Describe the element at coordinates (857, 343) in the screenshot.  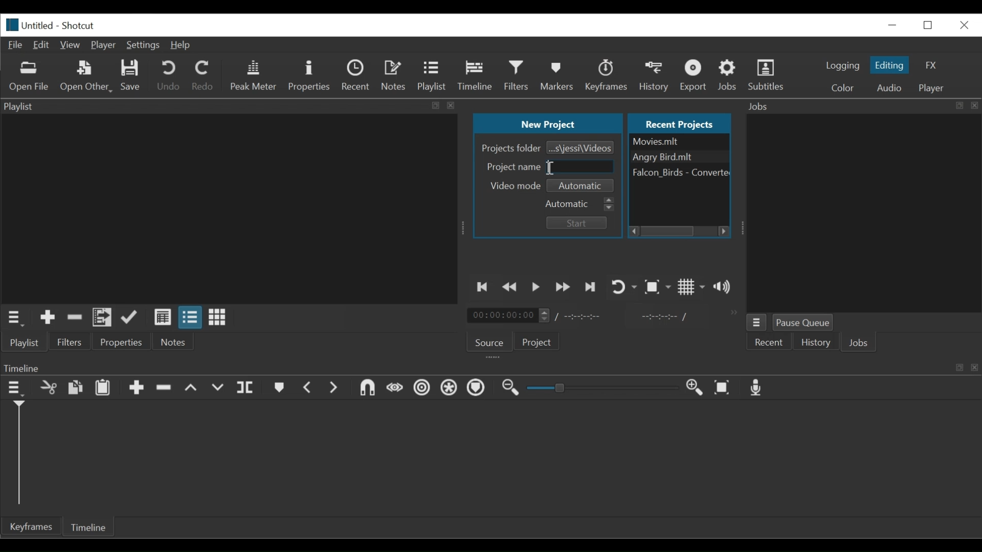
I see `Jobs` at that location.